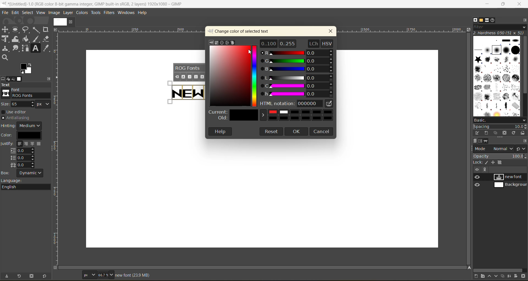 The width and height of the screenshot is (528, 281). Describe the element at coordinates (145, 13) in the screenshot. I see `help` at that location.